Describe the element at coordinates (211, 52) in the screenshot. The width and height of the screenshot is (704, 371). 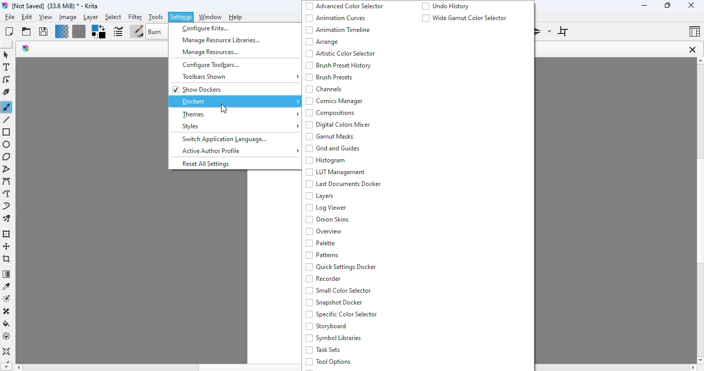
I see `manage resources` at that location.